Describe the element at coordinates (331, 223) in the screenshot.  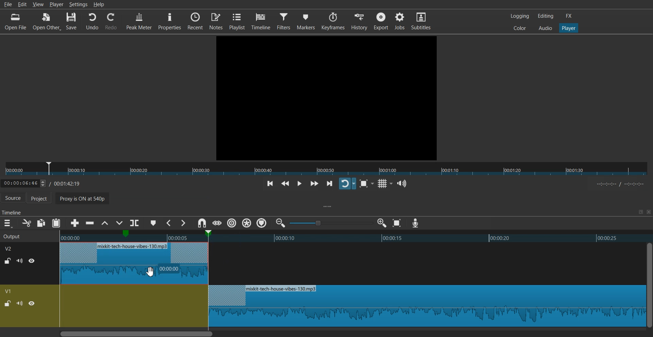
I see `Zoom adjuster toggle` at that location.